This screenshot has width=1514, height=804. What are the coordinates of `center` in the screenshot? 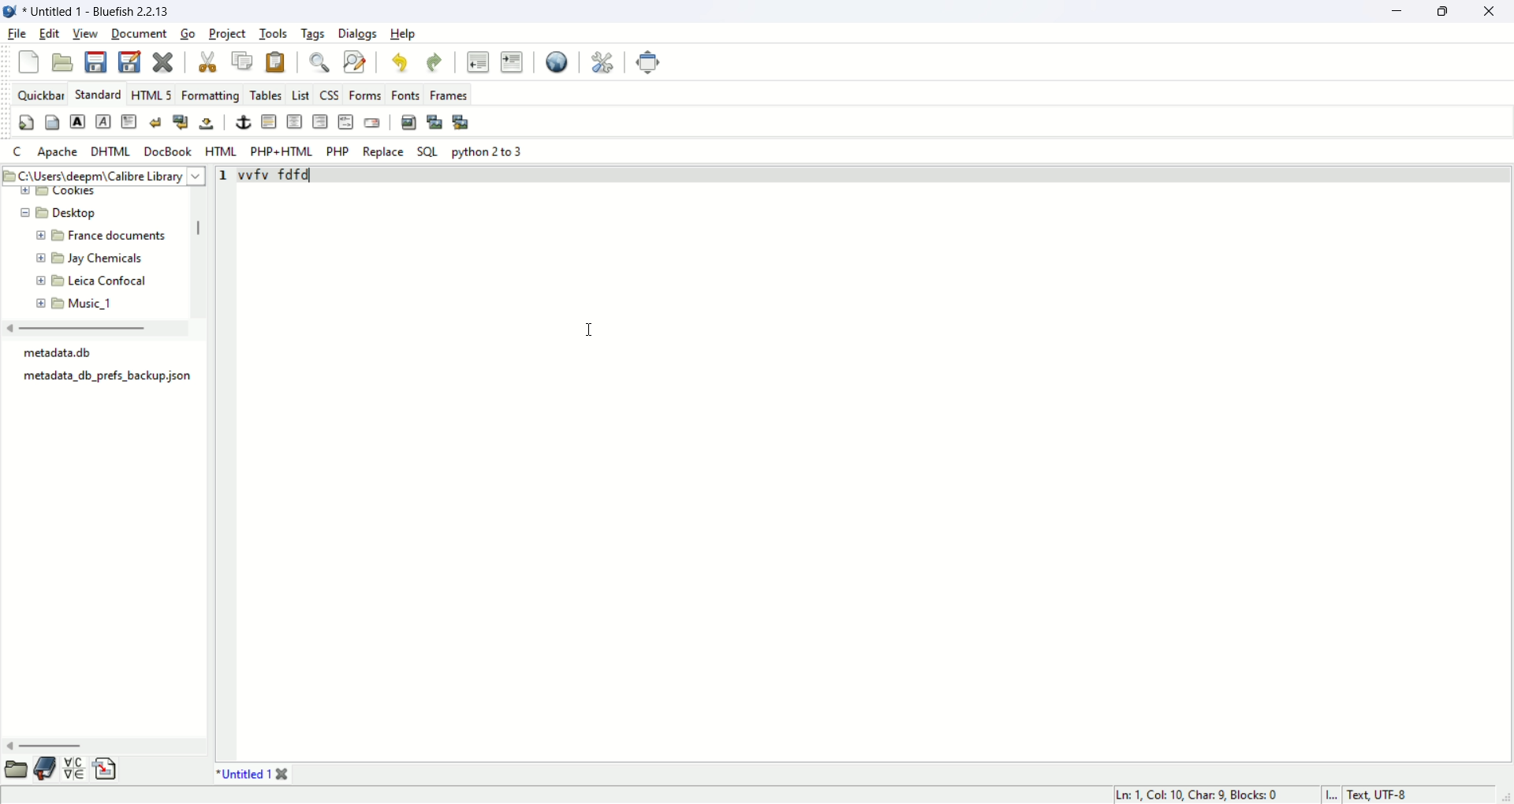 It's located at (294, 121).